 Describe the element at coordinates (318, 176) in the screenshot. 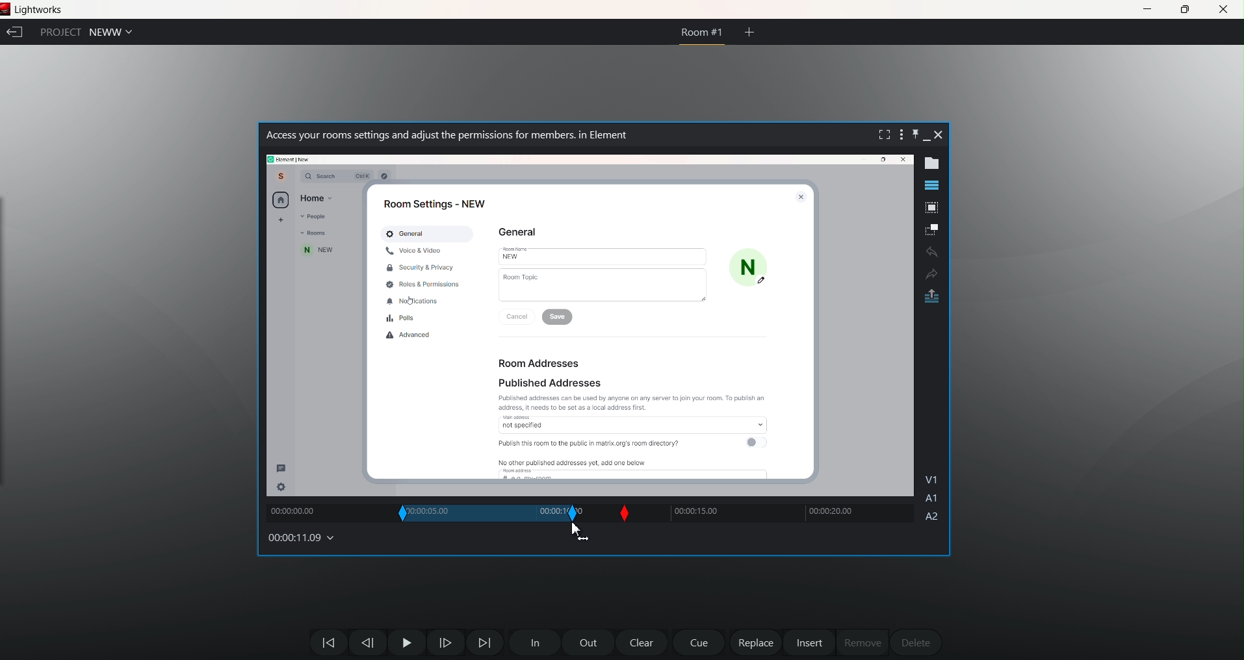

I see `Q Search` at that location.